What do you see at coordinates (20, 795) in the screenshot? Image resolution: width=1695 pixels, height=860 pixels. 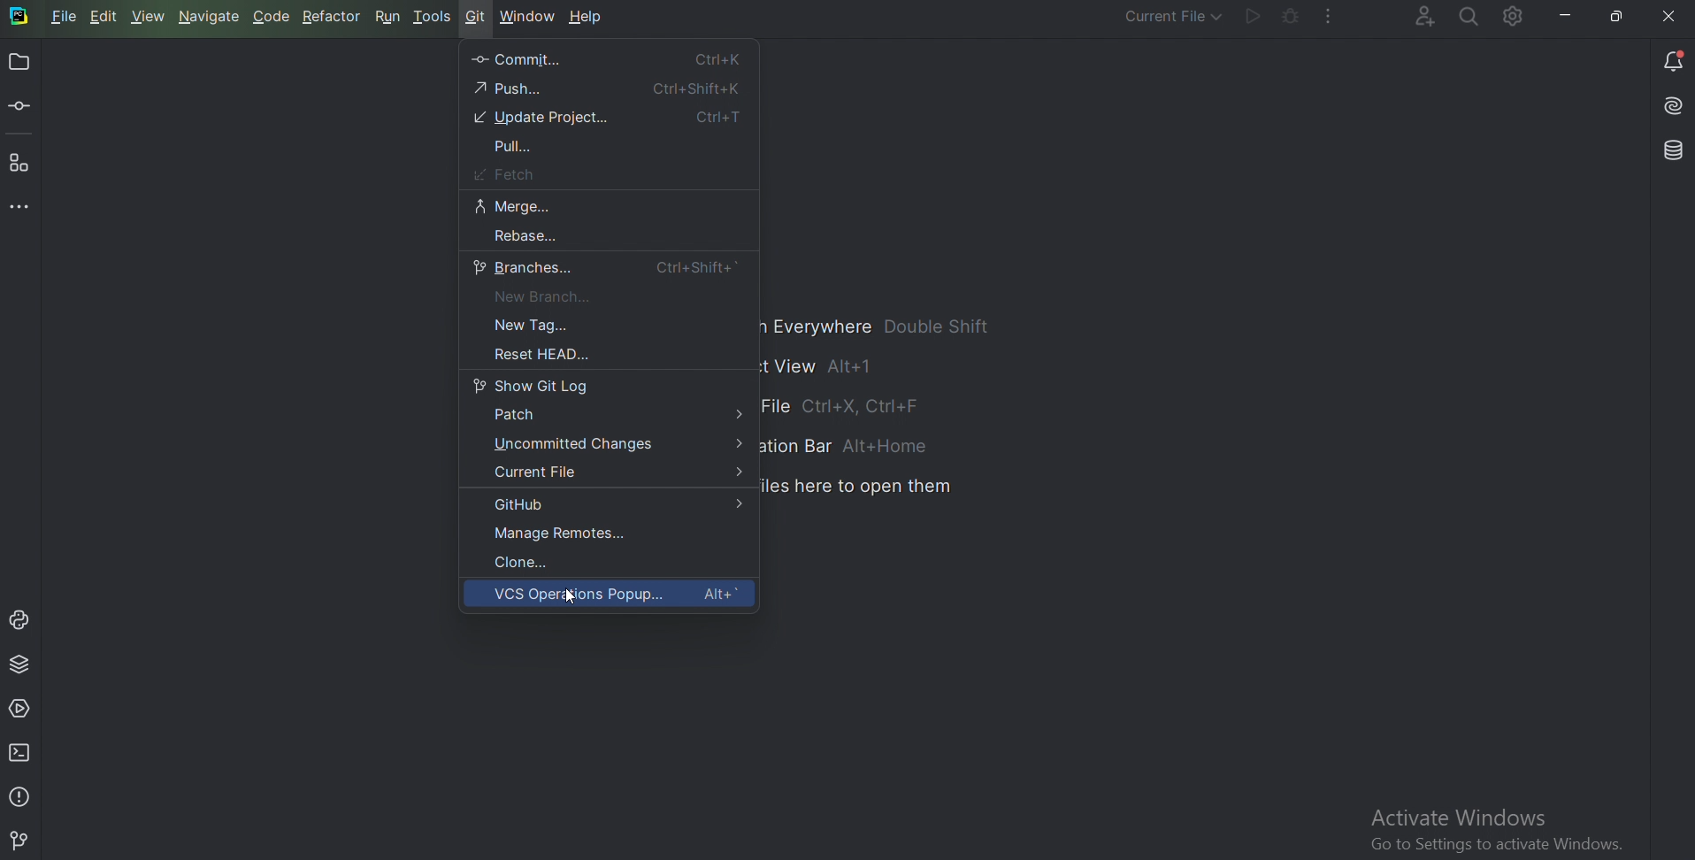 I see `Problems` at bounding box center [20, 795].